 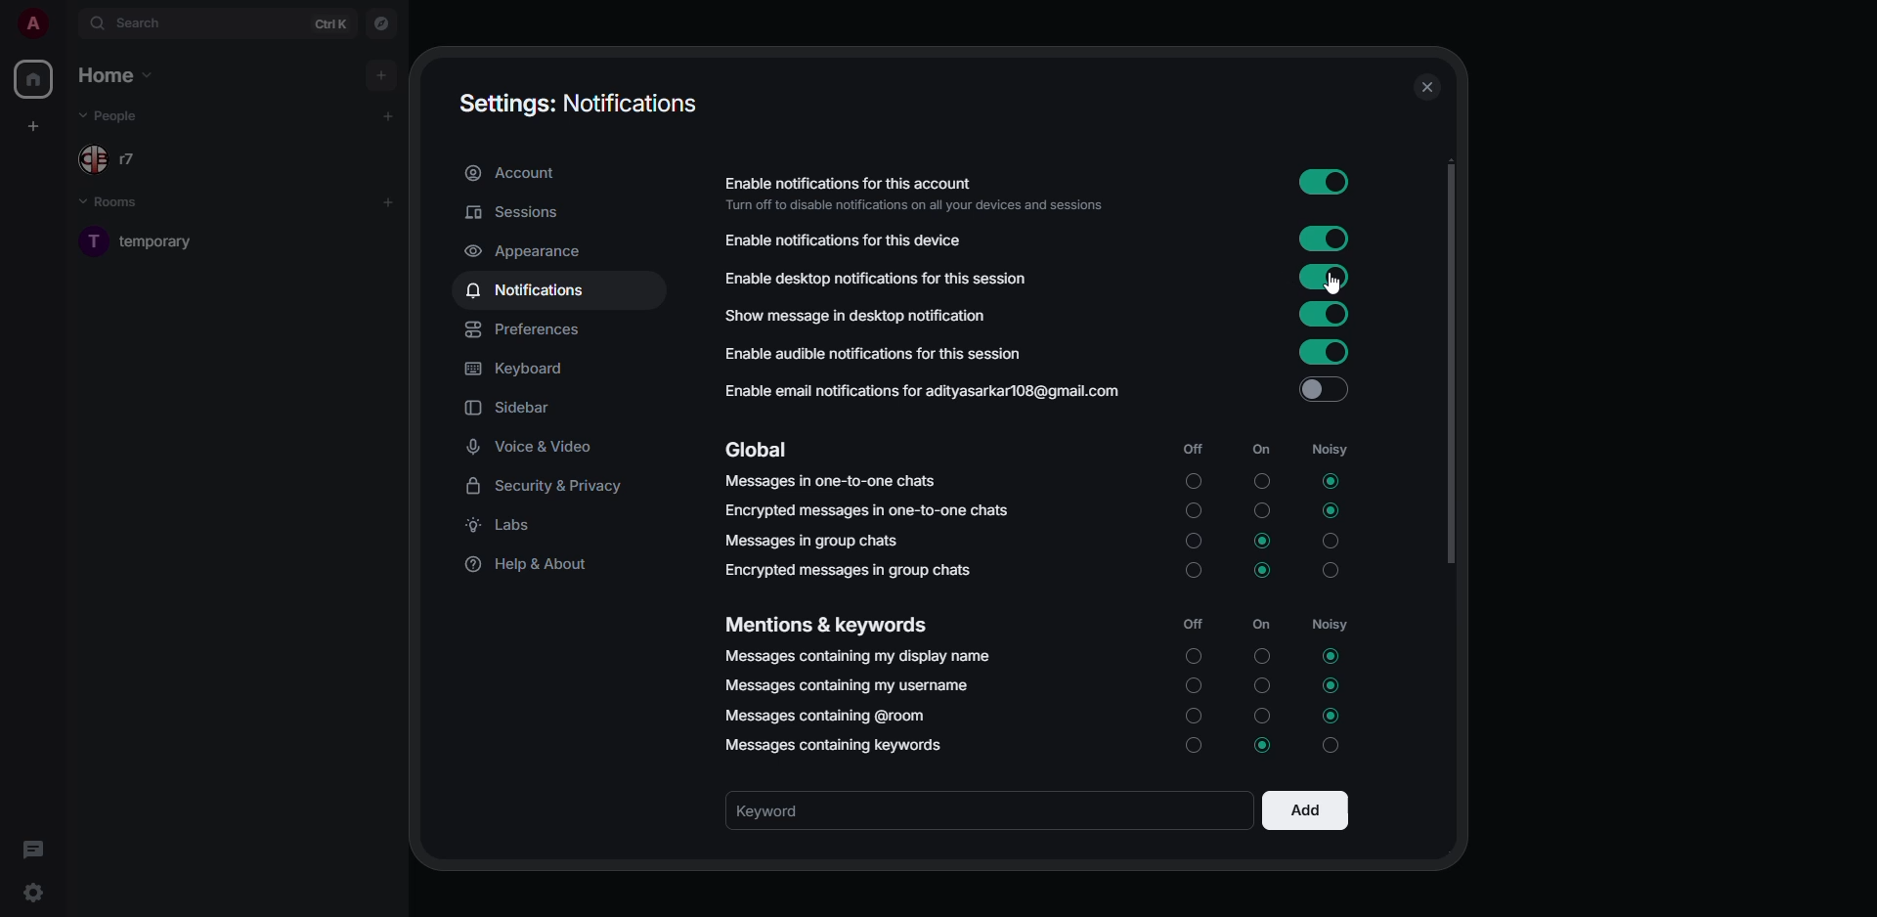 I want to click on enable notifications for this account, so click(x=921, y=194).